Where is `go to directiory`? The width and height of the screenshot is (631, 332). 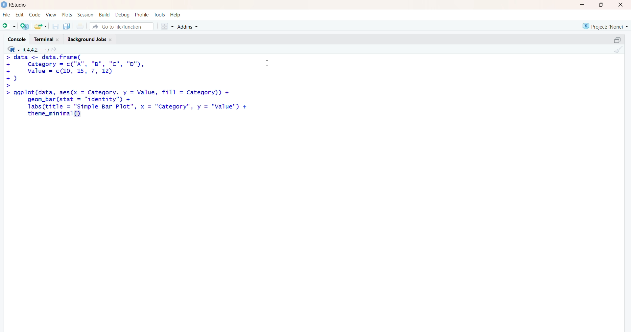 go to directiory is located at coordinates (56, 49).